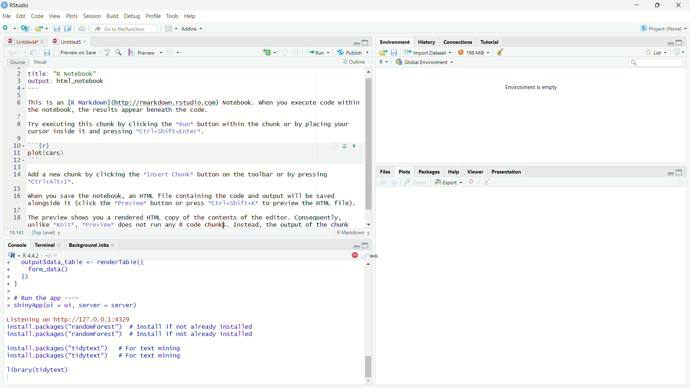  Describe the element at coordinates (382, 52) in the screenshot. I see `Load WorSpace` at that location.